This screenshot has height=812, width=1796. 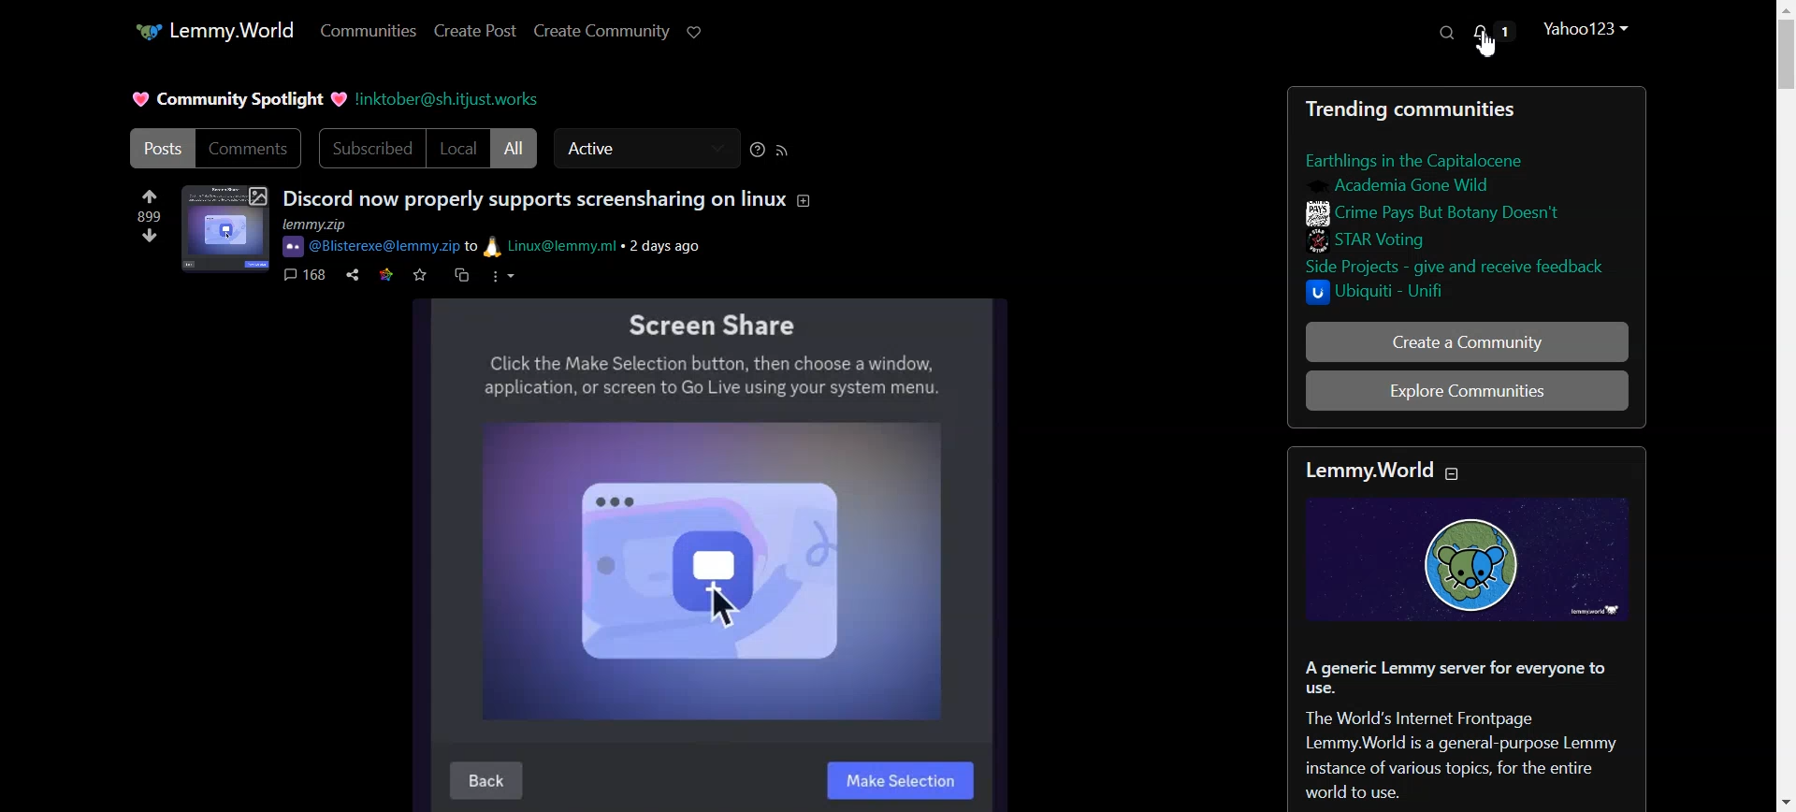 I want to click on RSS, so click(x=782, y=151).